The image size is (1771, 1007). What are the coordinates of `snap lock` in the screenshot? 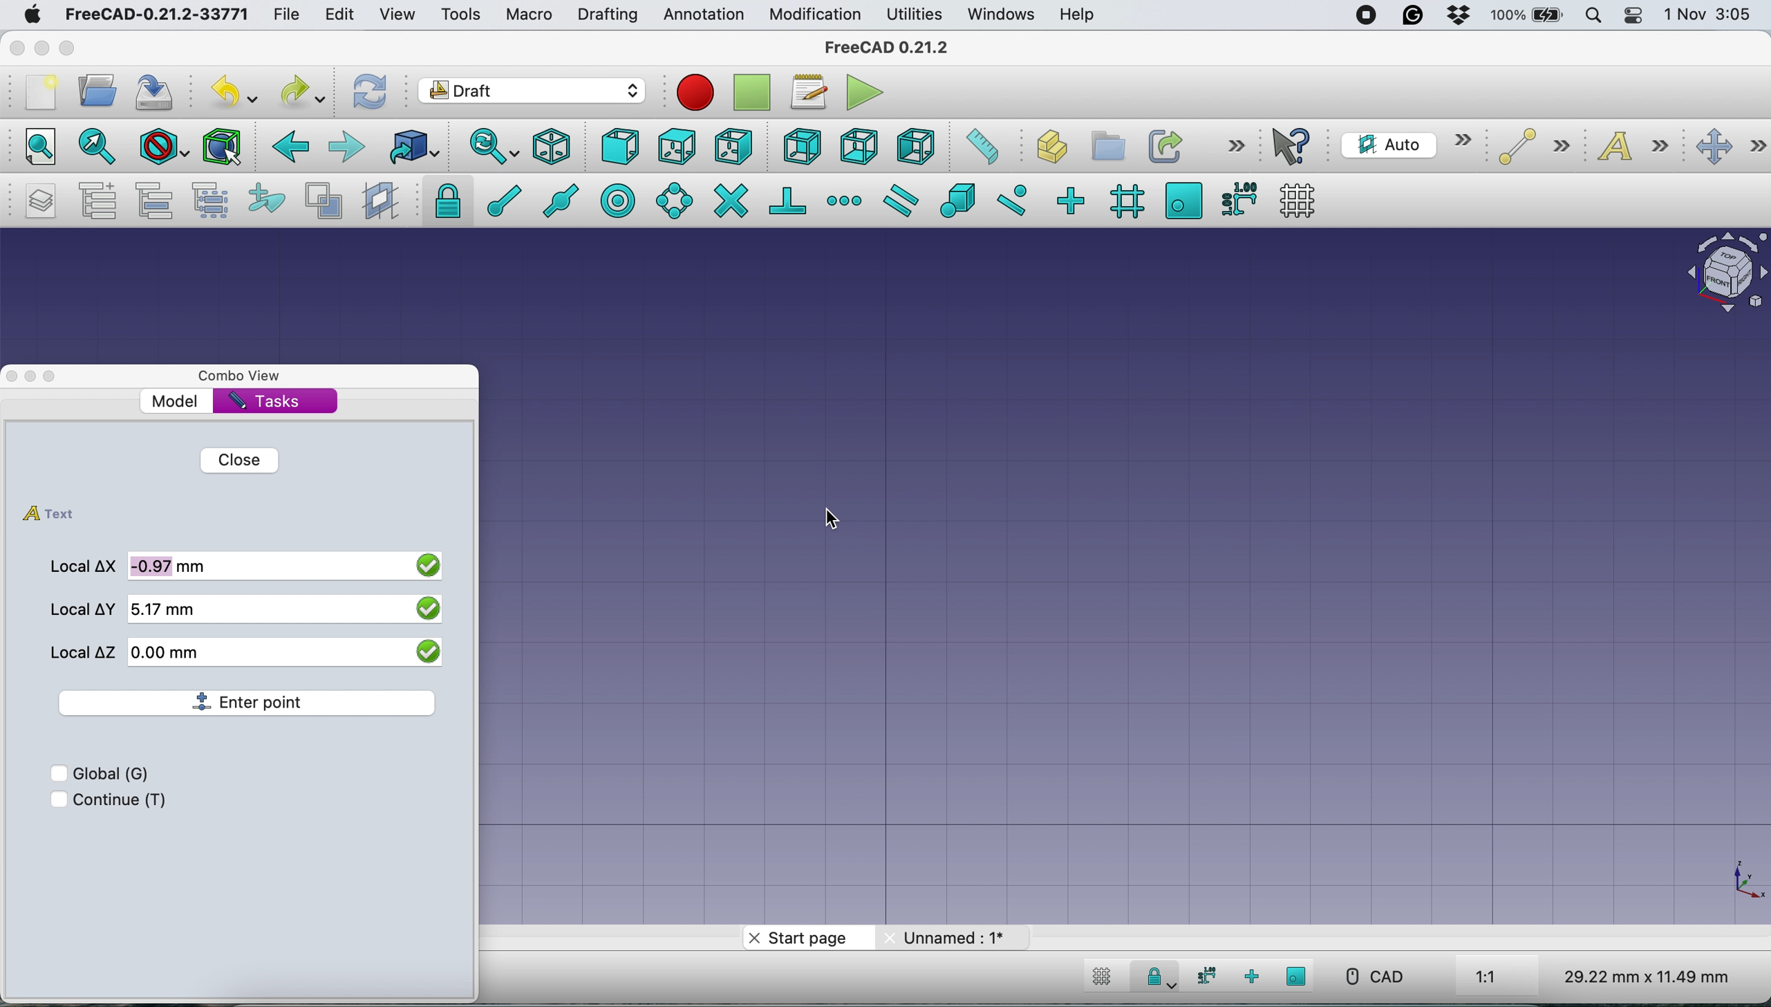 It's located at (442, 201).